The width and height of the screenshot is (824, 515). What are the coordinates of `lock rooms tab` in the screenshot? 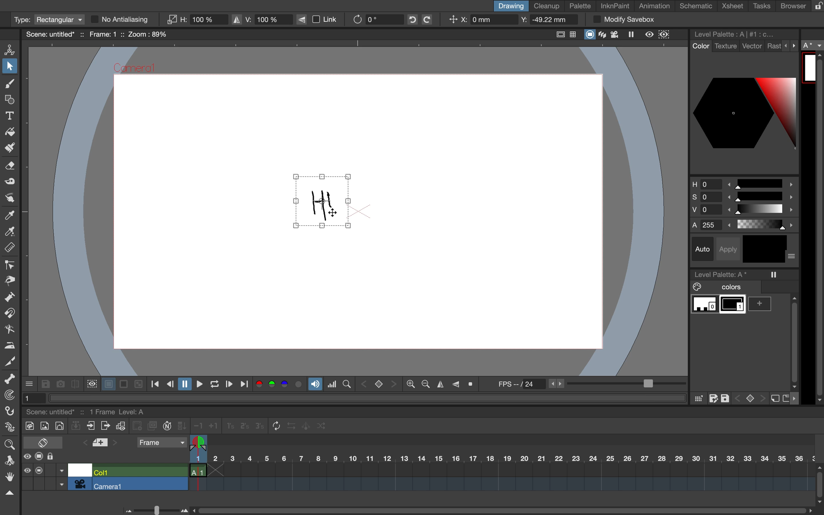 It's located at (815, 6).